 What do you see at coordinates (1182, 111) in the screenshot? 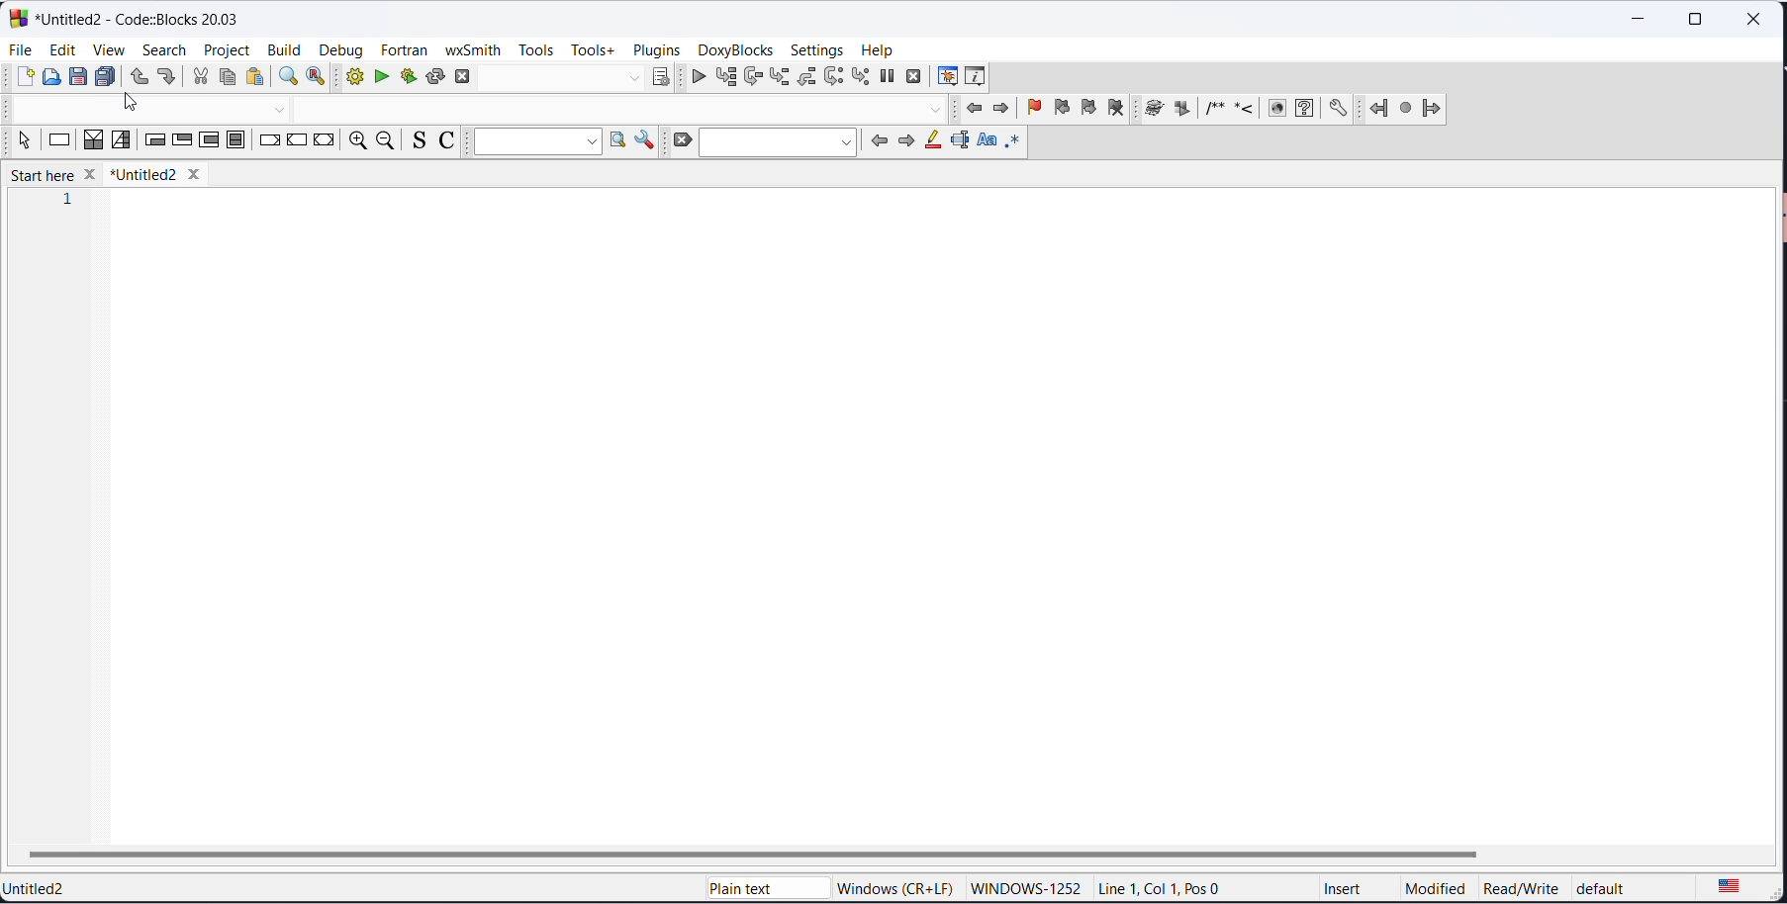
I see `extract` at bounding box center [1182, 111].